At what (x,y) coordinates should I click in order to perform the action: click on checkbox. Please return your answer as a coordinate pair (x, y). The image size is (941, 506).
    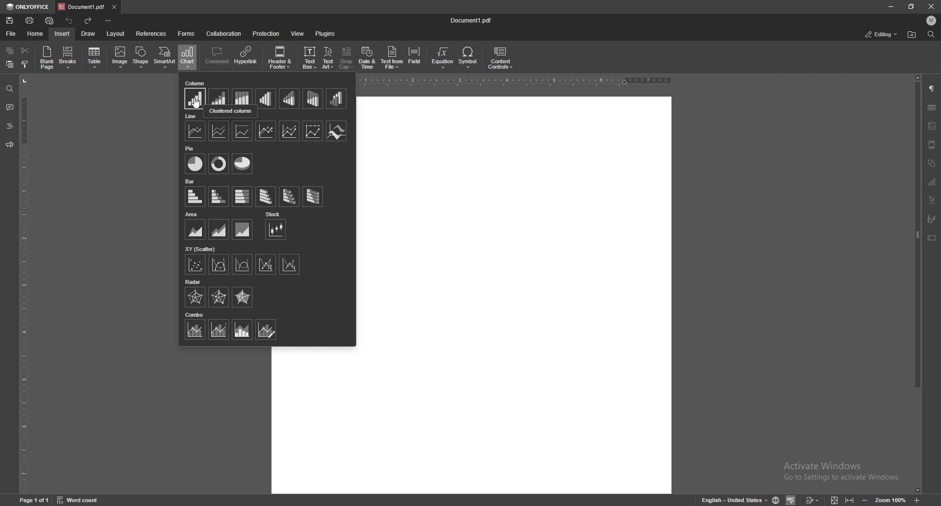
    Looking at the image, I should click on (120, 56).